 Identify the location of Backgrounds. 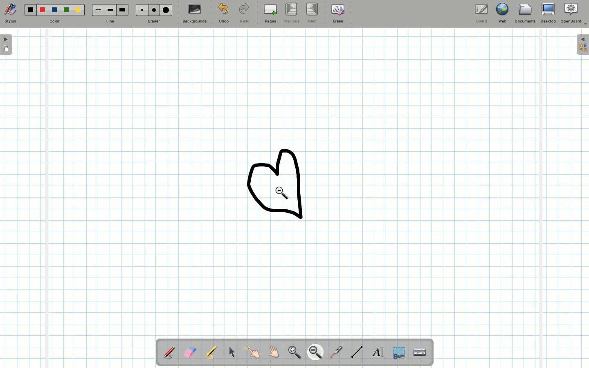
(195, 13).